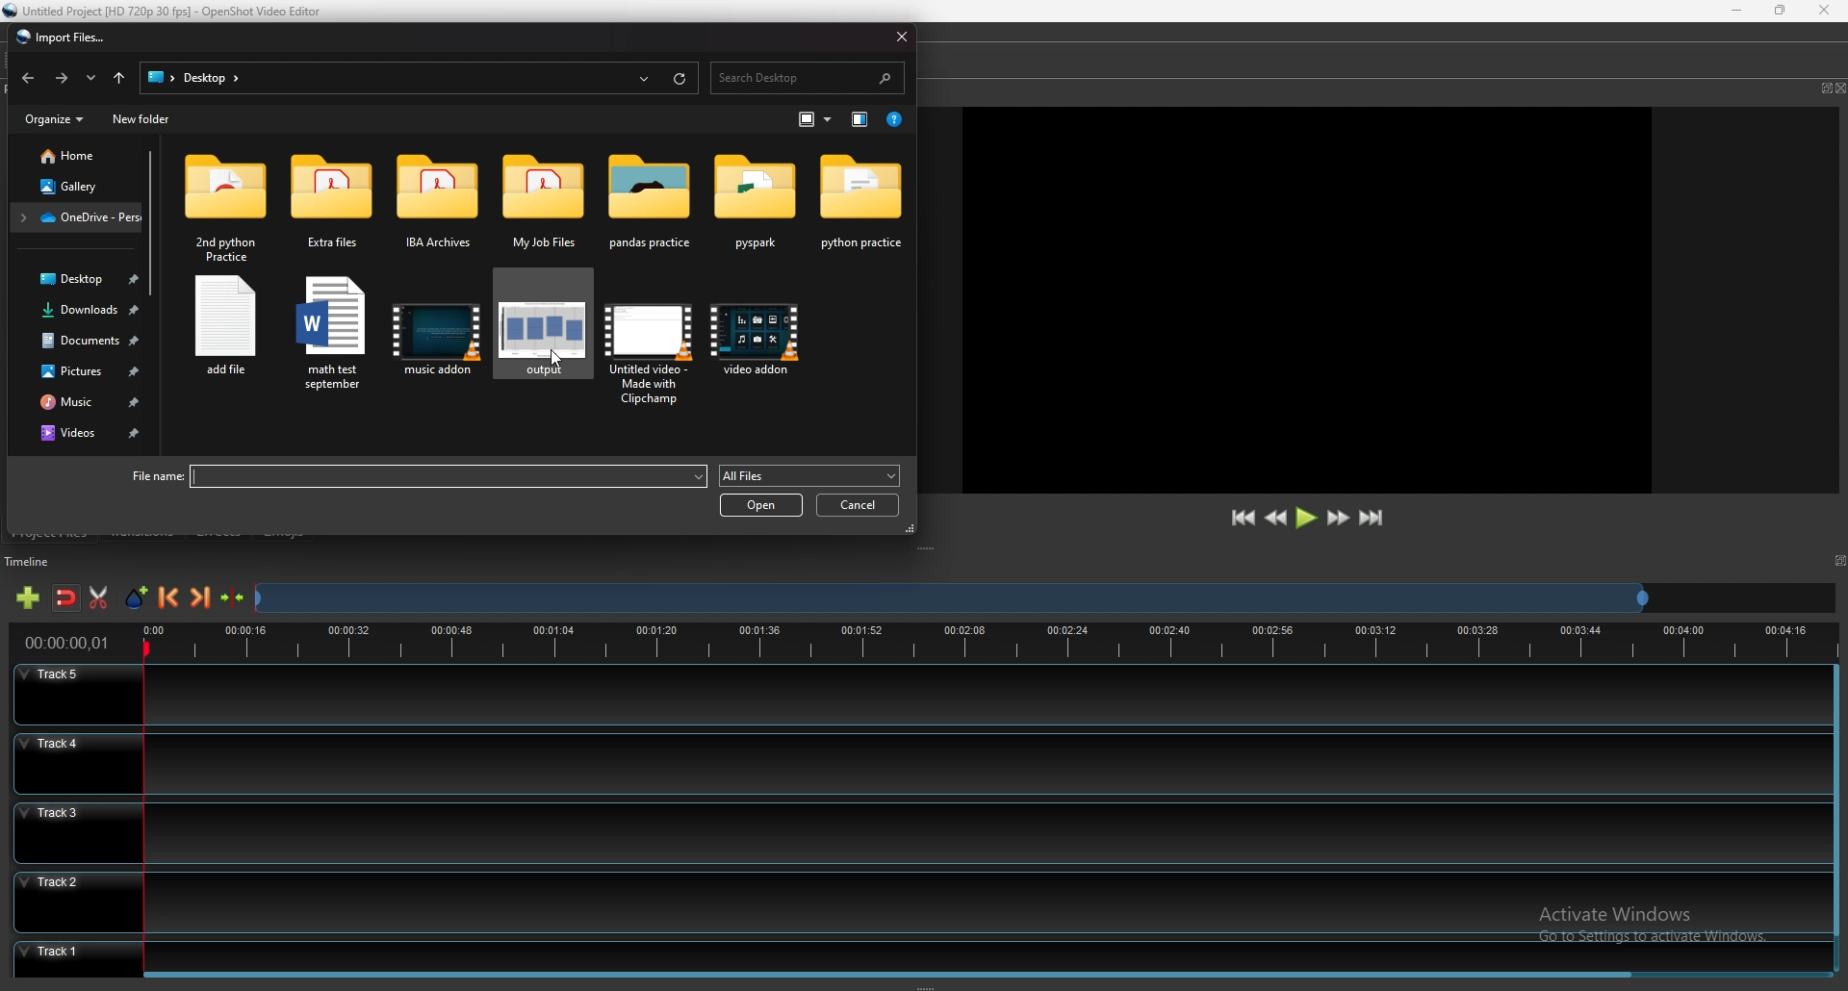 The height and width of the screenshot is (991, 1848). I want to click on minimize, so click(1739, 11).